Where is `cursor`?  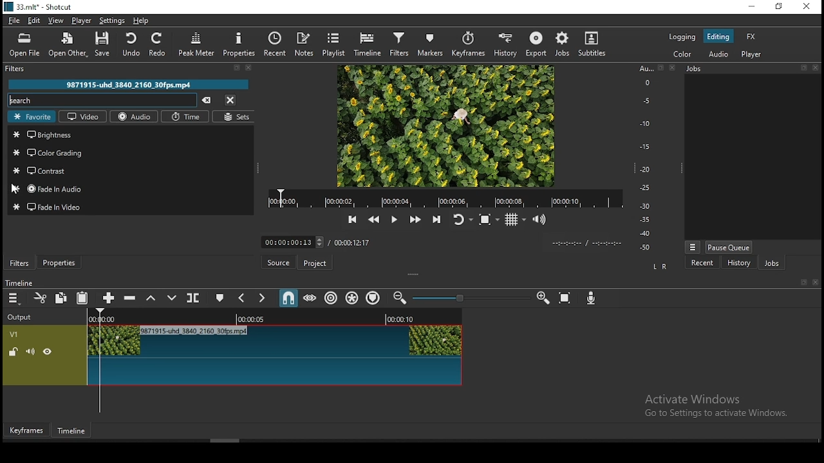
cursor is located at coordinates (16, 190).